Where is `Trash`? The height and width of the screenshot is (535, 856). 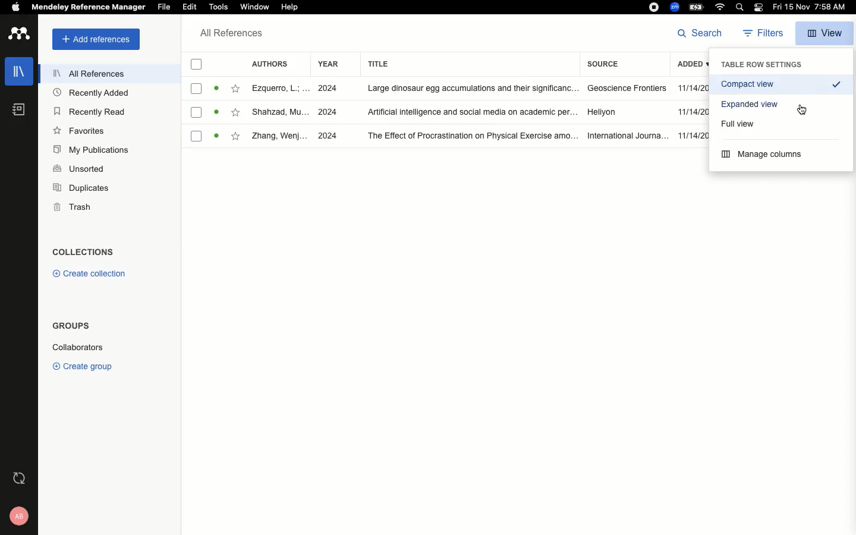
Trash is located at coordinates (68, 207).